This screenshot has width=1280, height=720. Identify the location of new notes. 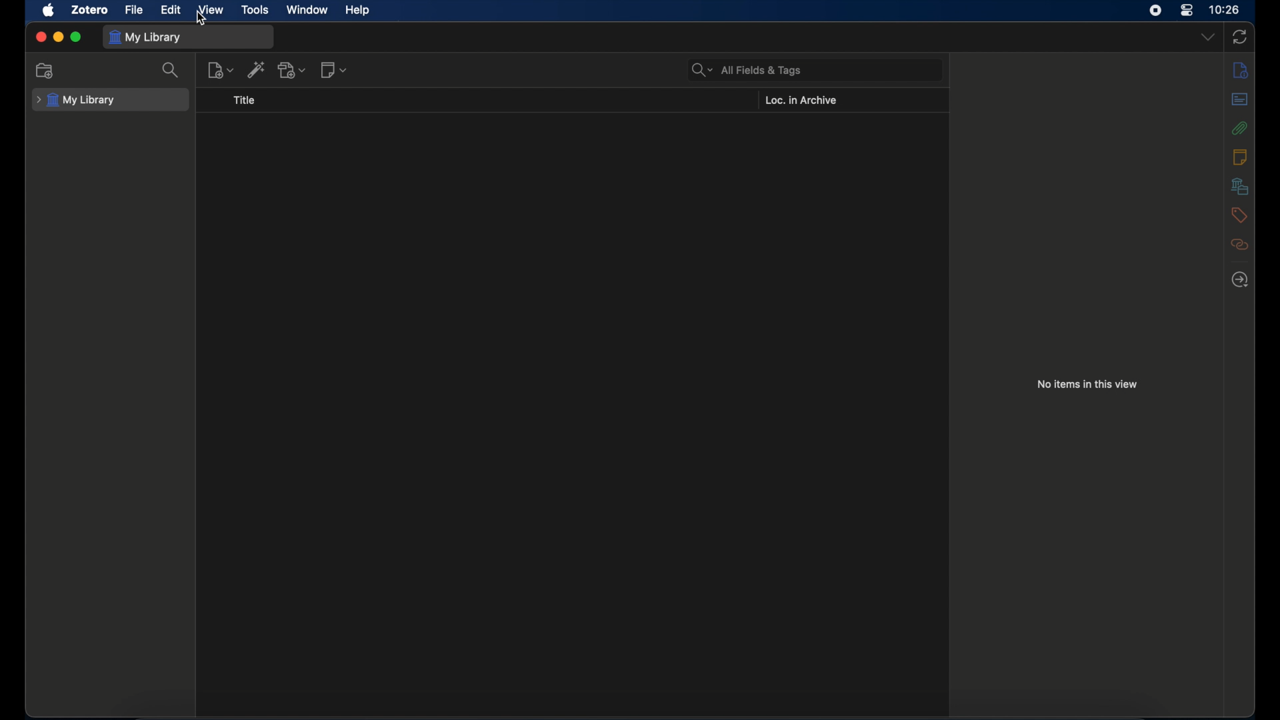
(333, 71).